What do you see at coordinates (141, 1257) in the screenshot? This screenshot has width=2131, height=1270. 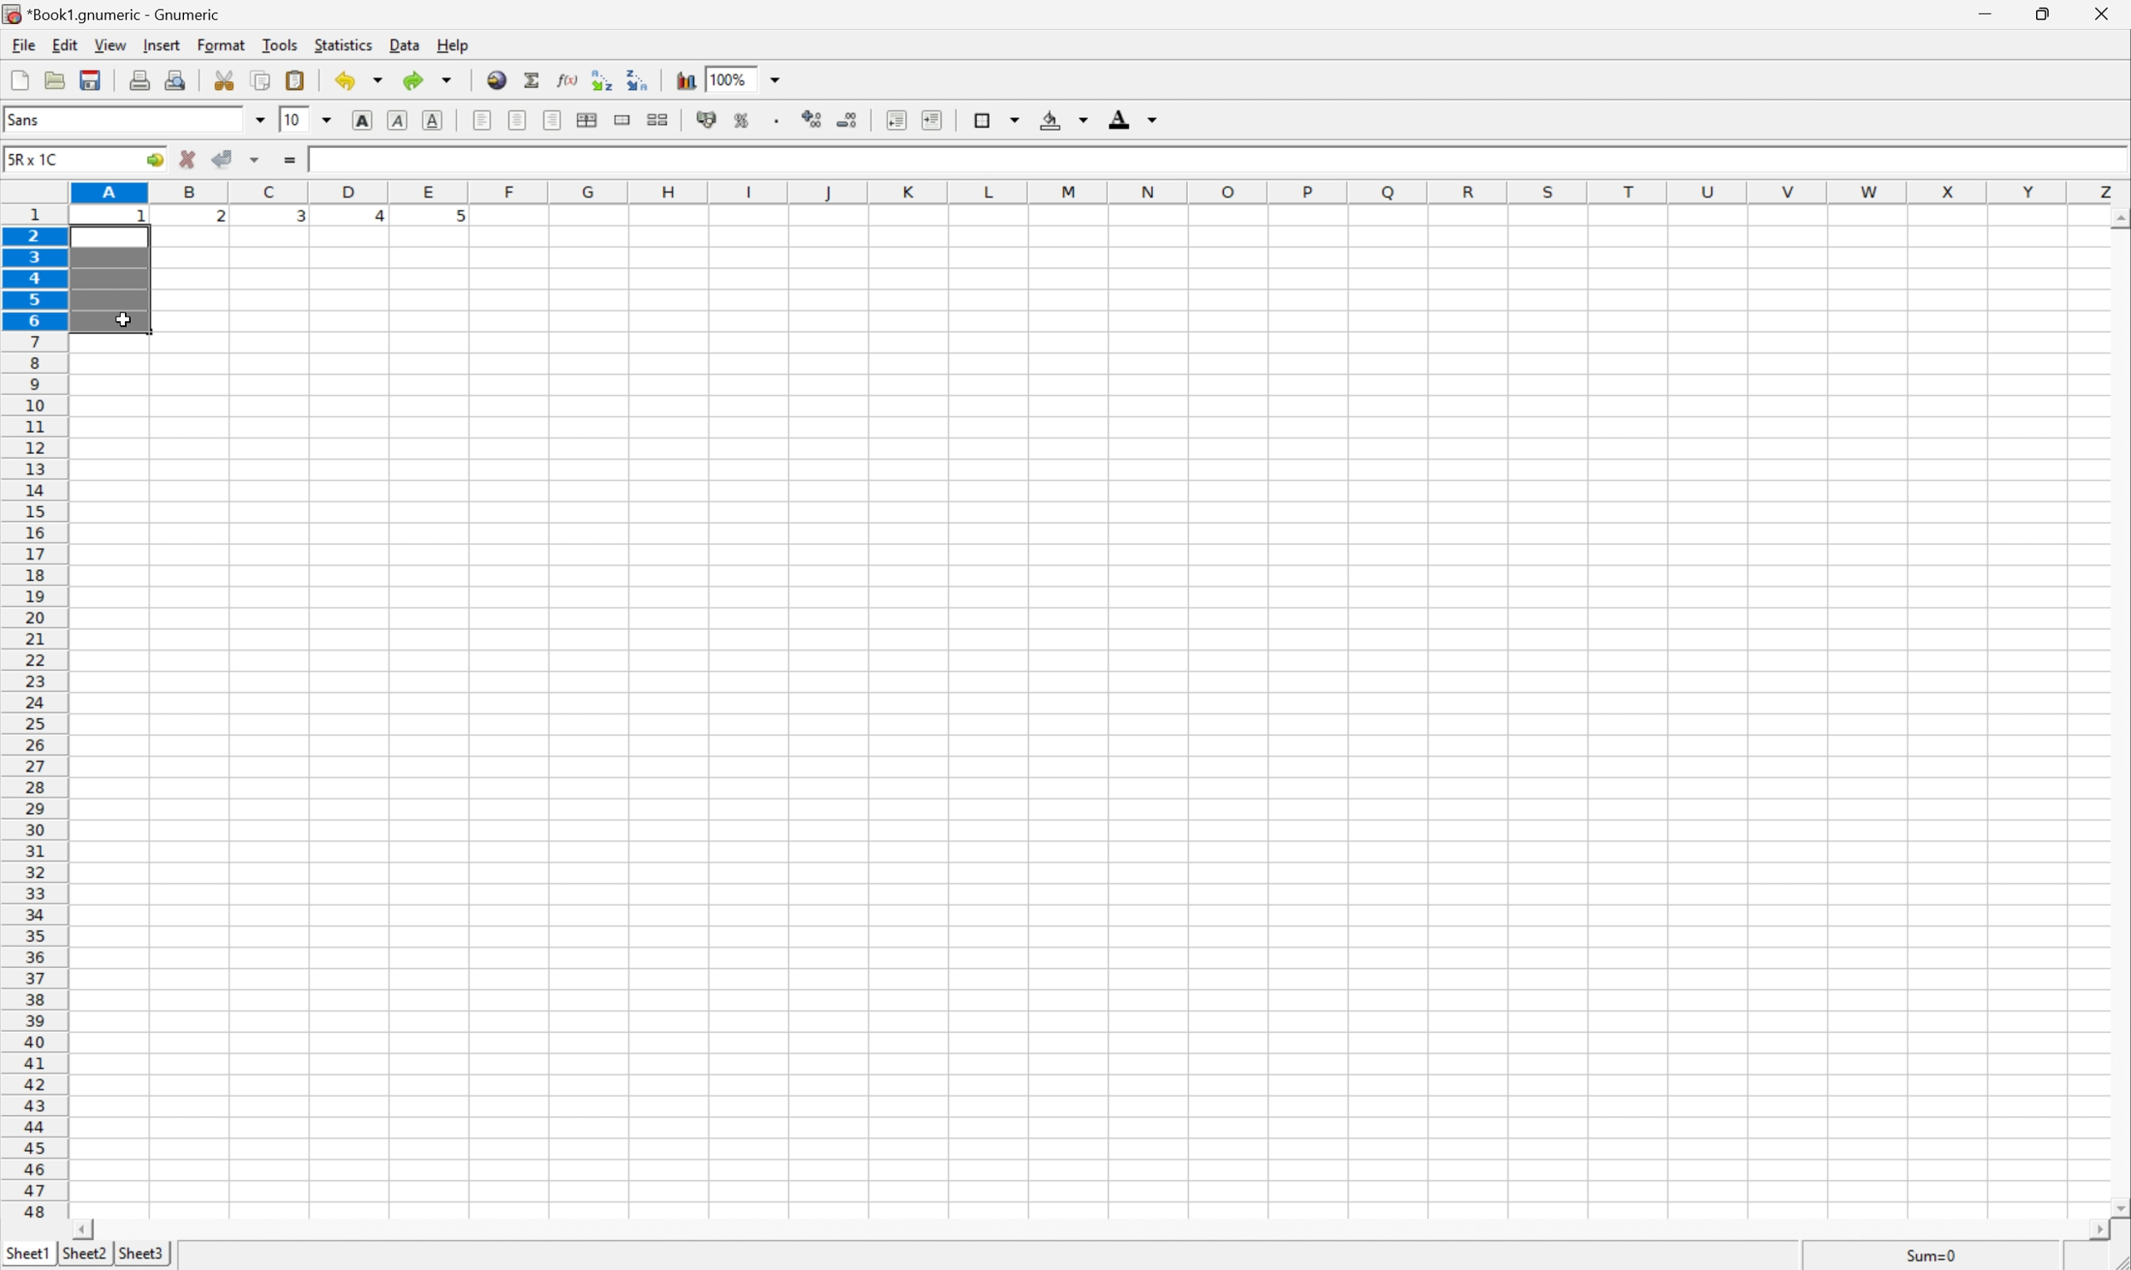 I see `sheet3` at bounding box center [141, 1257].